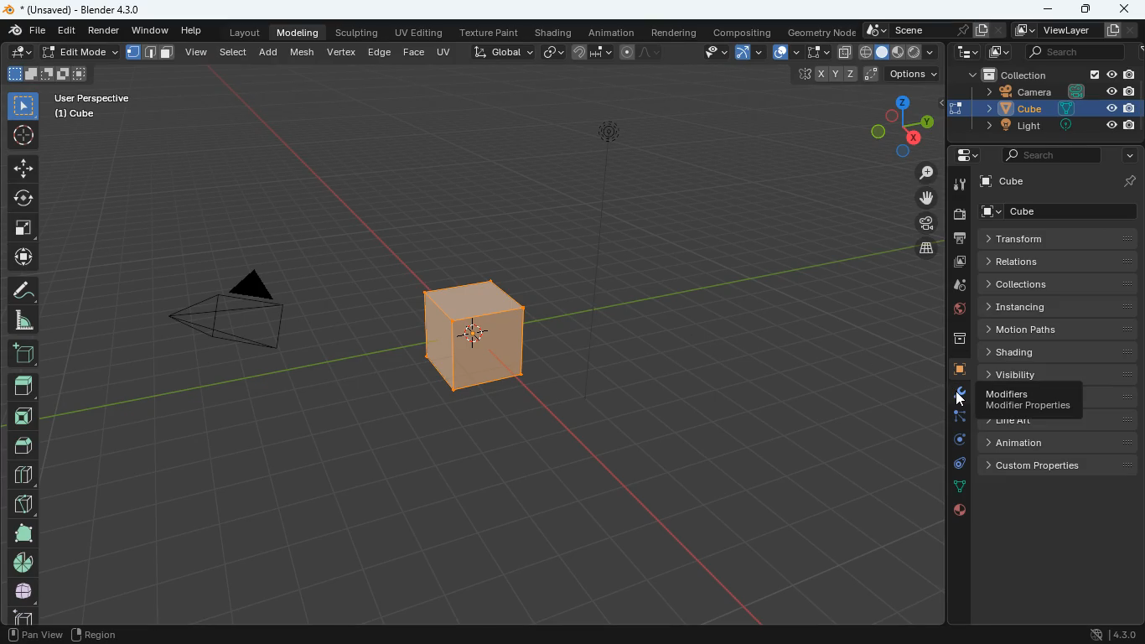 The width and height of the screenshot is (1145, 644). I want to click on vertex, so click(343, 53).